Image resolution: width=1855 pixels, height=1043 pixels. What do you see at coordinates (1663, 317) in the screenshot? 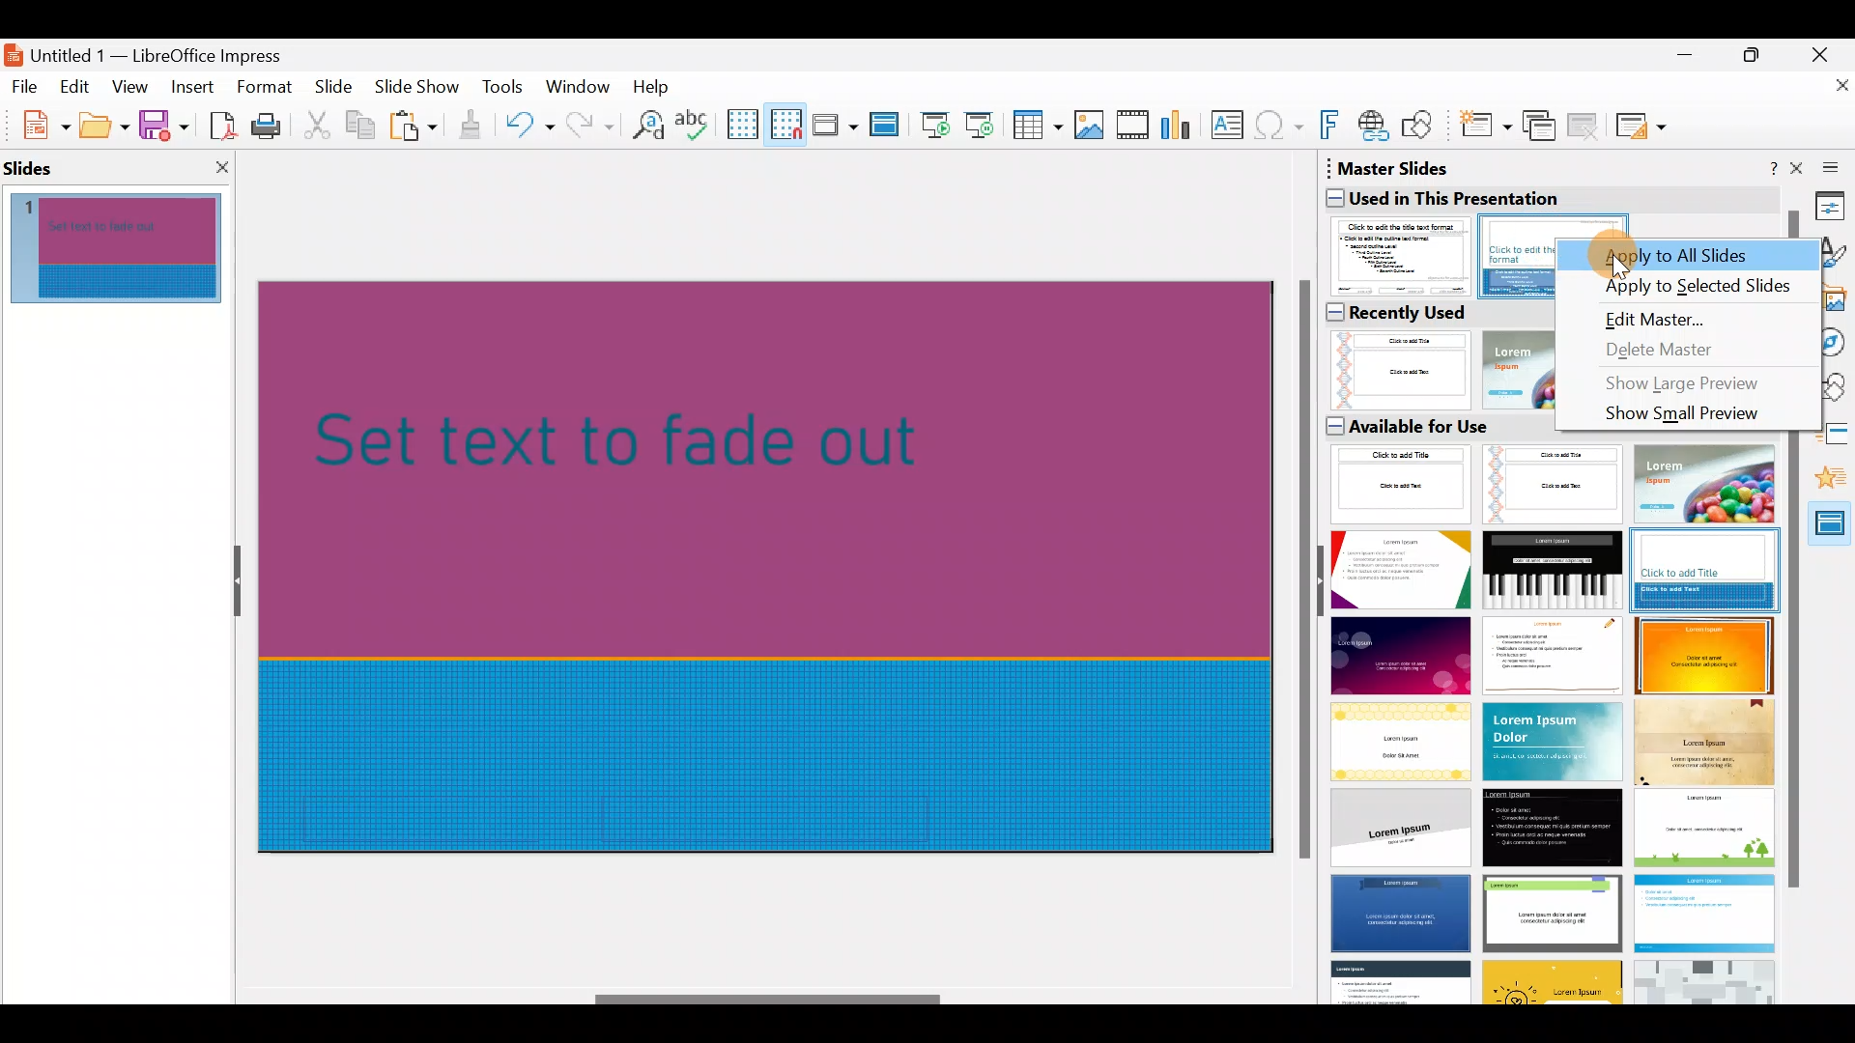
I see `Edit master` at bounding box center [1663, 317].